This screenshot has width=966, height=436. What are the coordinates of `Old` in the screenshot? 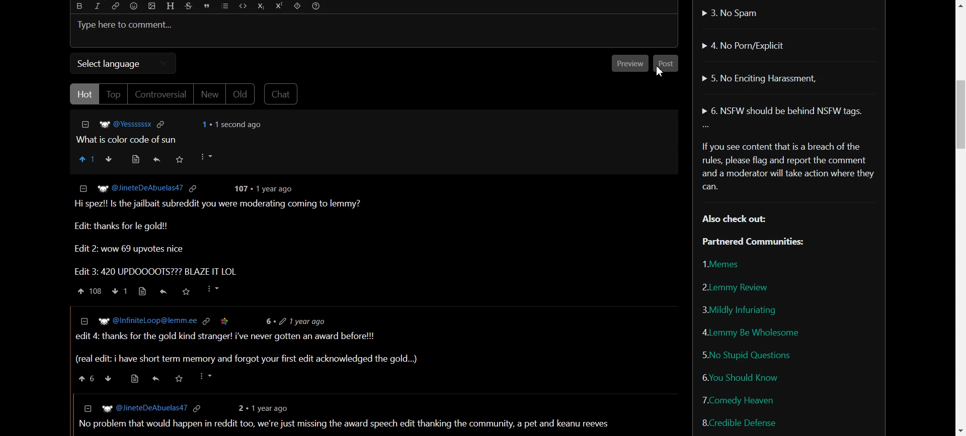 It's located at (242, 94).